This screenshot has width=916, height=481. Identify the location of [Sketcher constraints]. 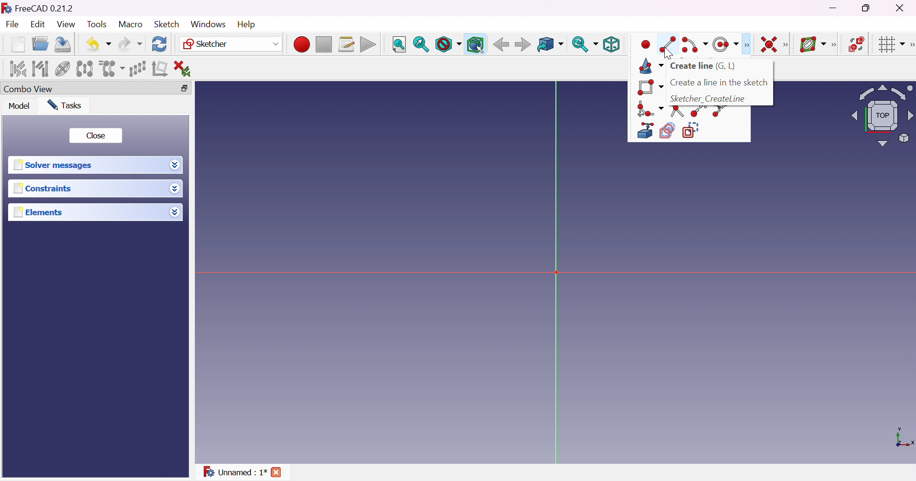
(788, 45).